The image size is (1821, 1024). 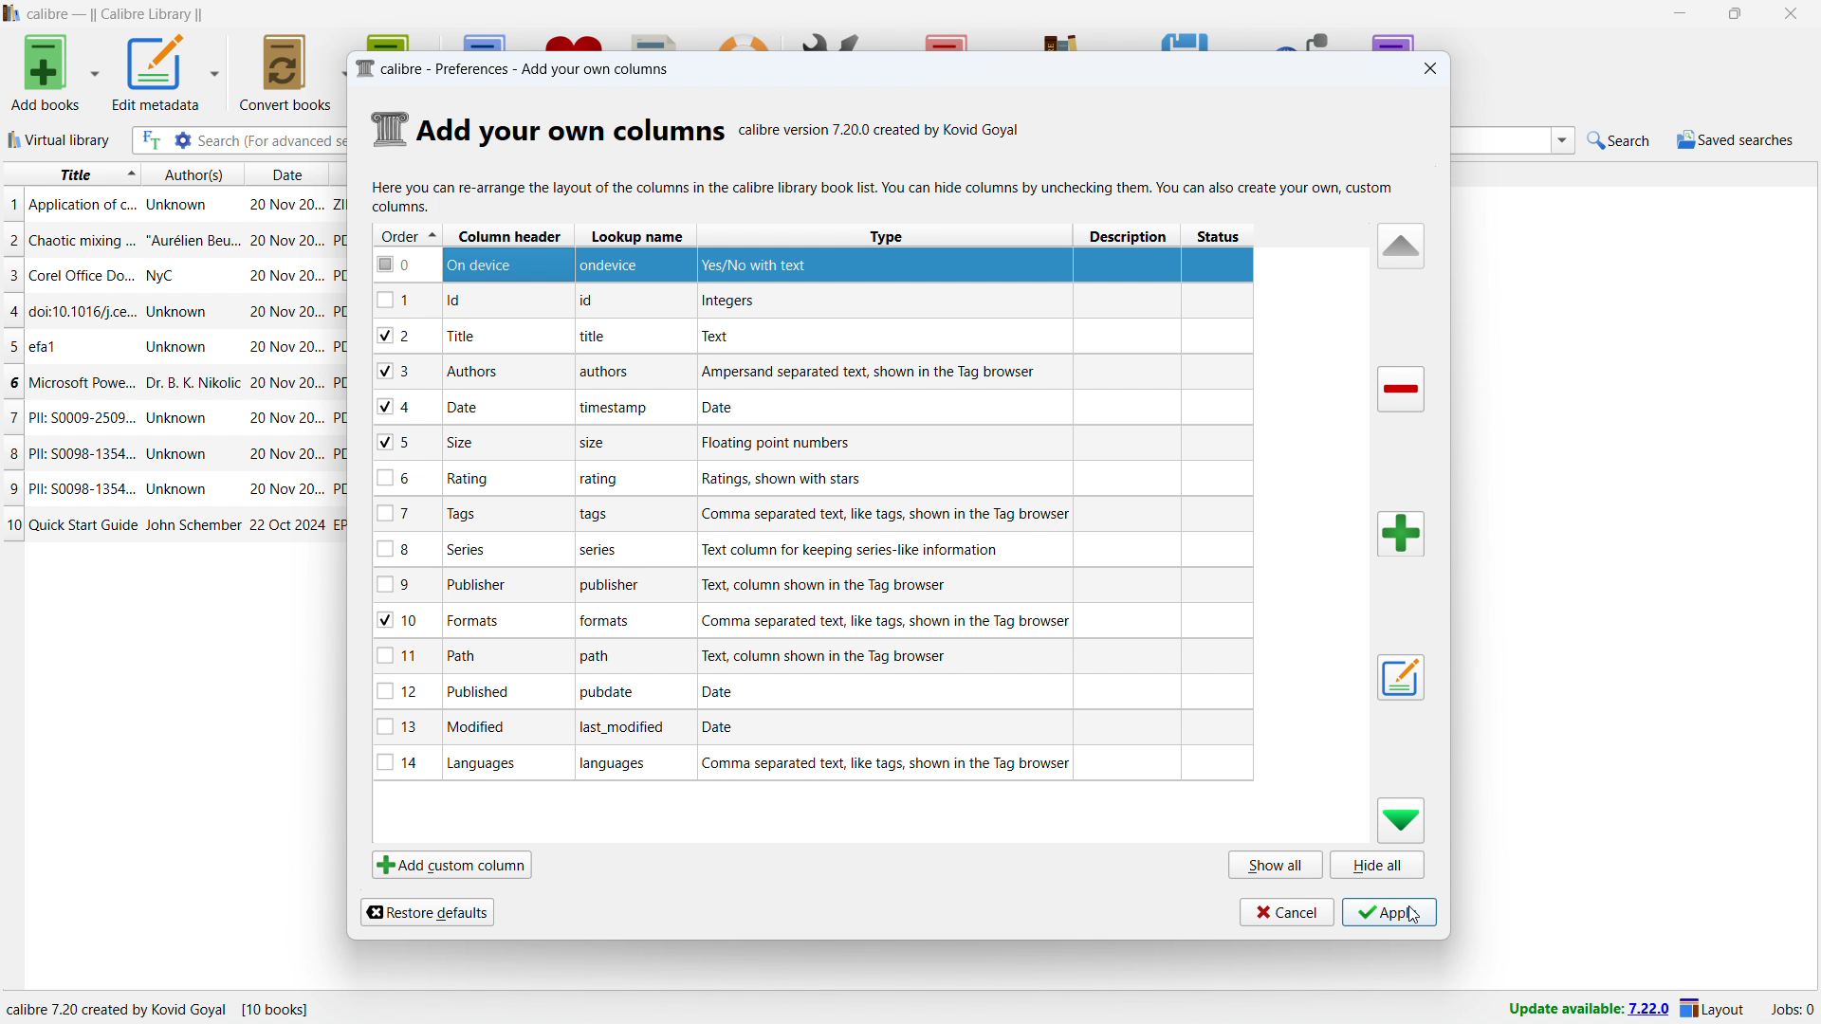 What do you see at coordinates (404, 265) in the screenshot?
I see `0` at bounding box center [404, 265].